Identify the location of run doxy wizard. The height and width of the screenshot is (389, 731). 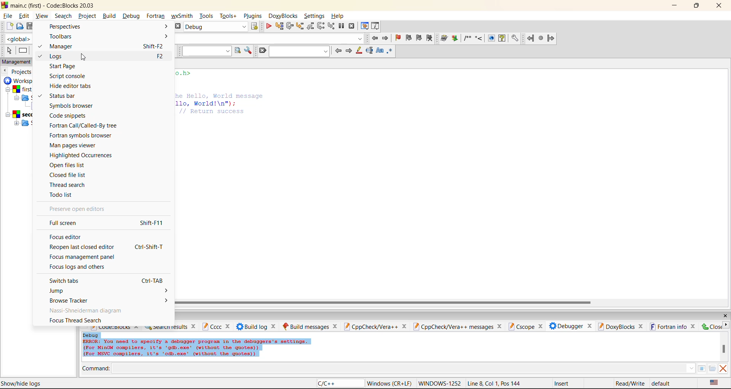
(444, 38).